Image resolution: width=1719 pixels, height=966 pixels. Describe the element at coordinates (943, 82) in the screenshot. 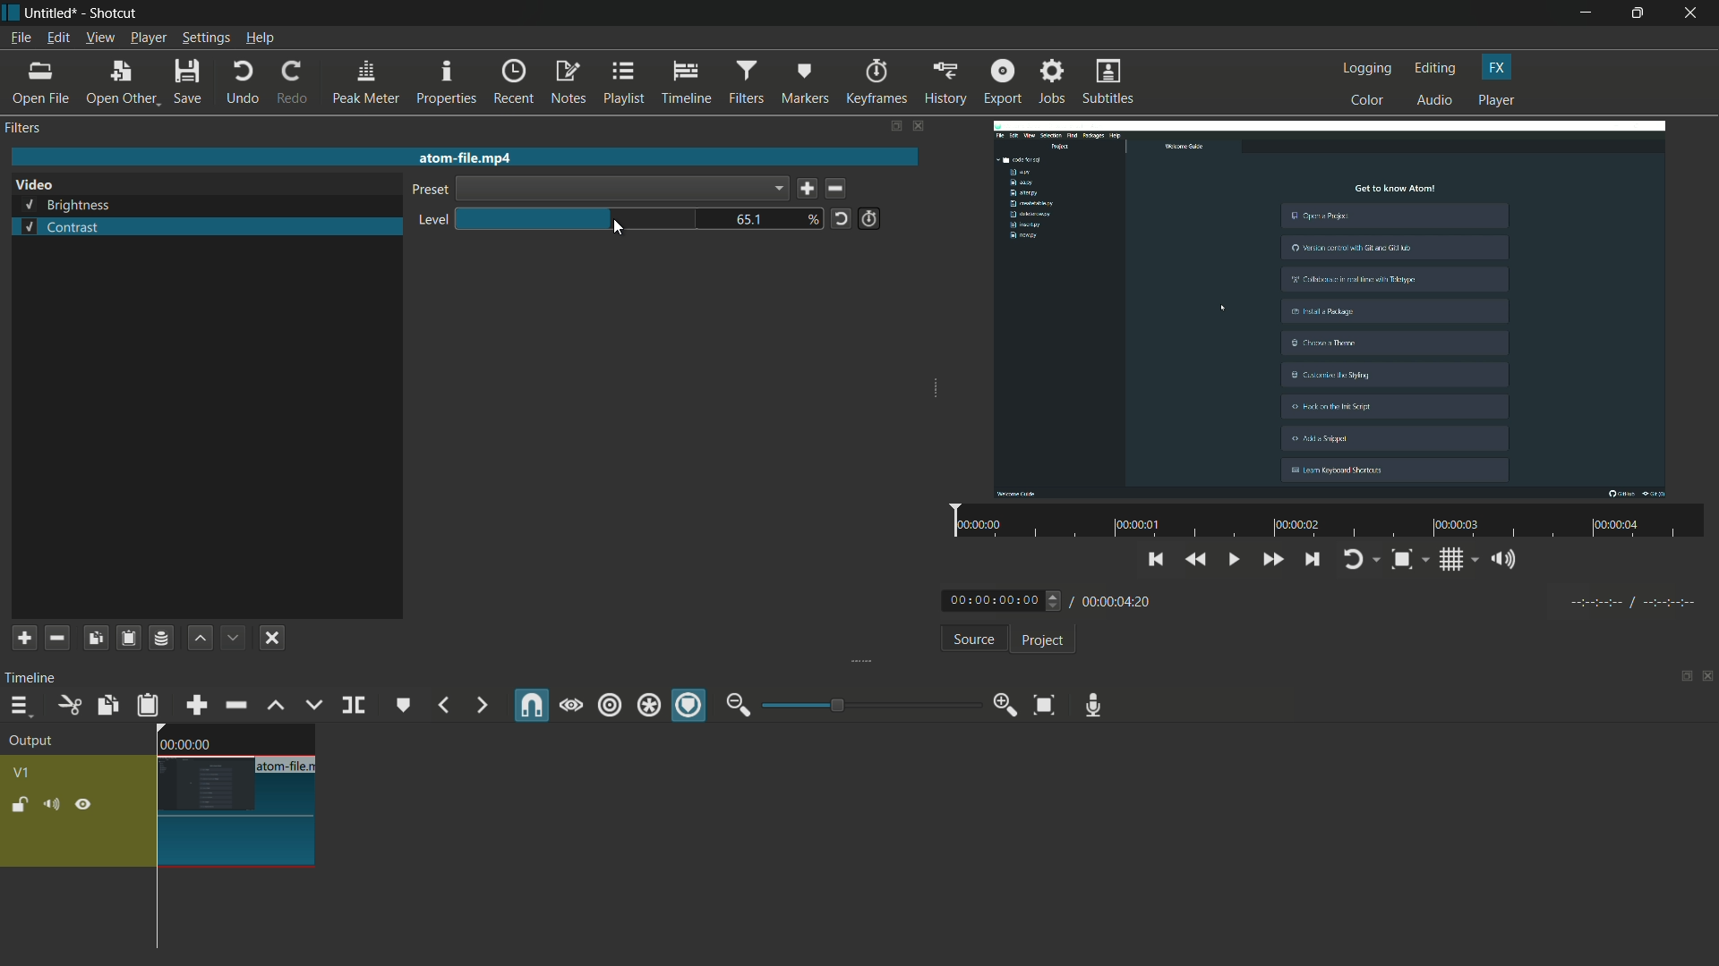

I see `history` at that location.